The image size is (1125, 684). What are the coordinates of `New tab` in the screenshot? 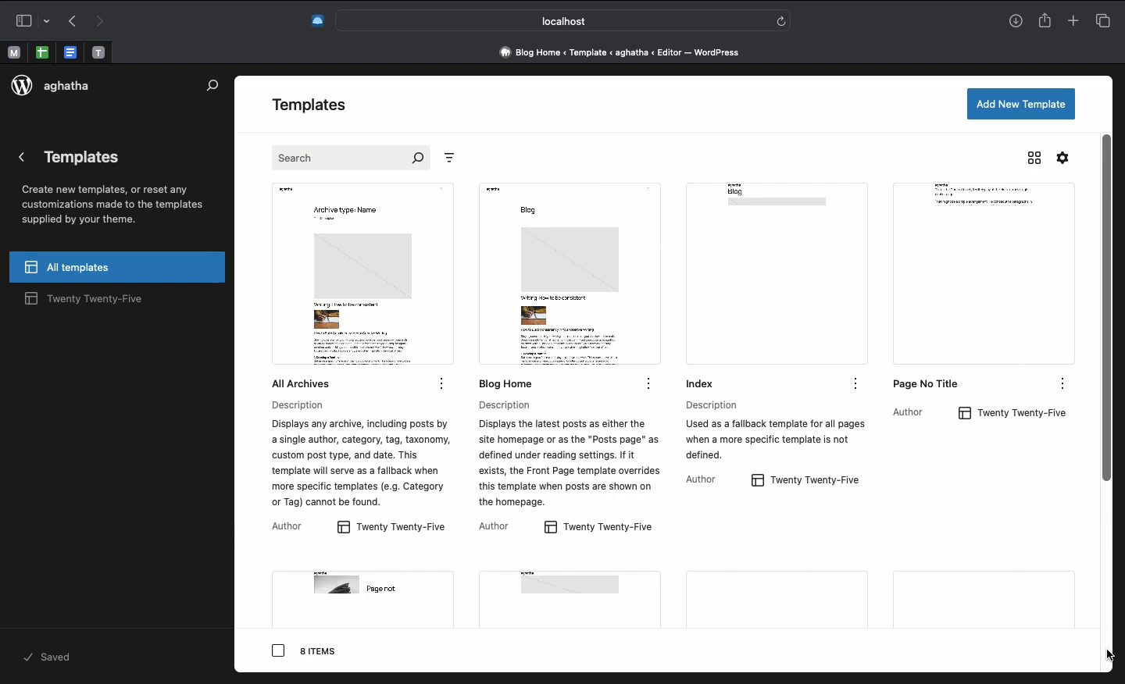 It's located at (1073, 22).